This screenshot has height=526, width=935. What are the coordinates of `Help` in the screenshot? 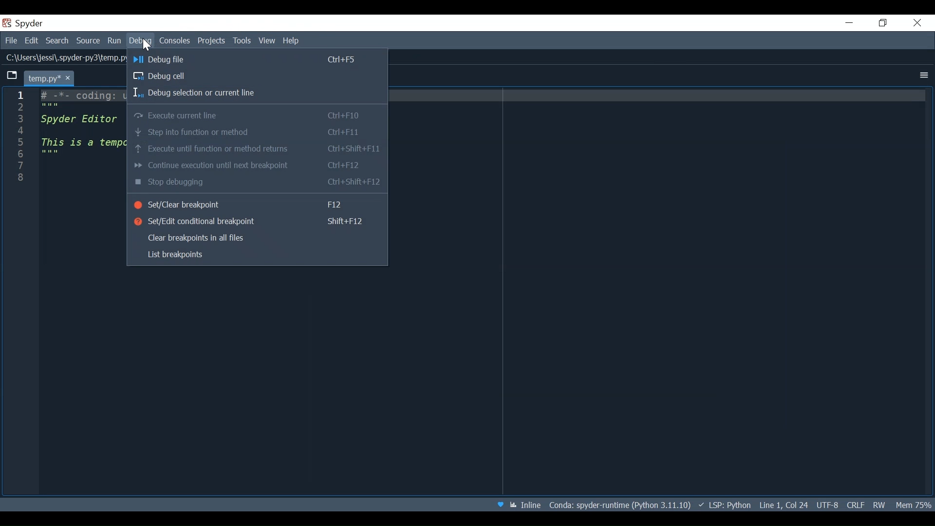 It's located at (292, 41).